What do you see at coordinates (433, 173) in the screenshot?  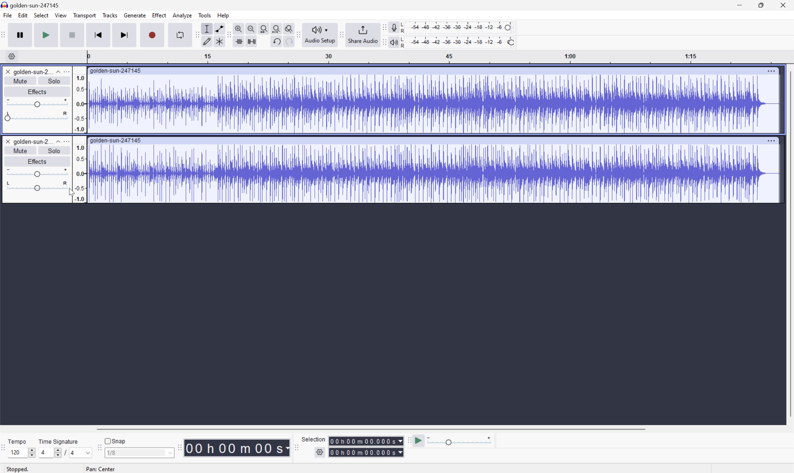 I see `Audio` at bounding box center [433, 173].